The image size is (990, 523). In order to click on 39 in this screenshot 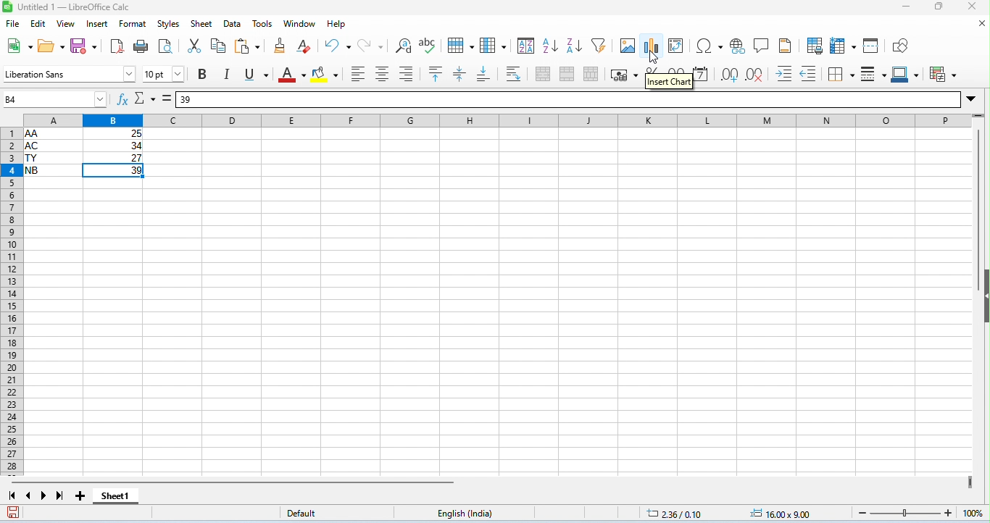, I will do `click(187, 100)`.